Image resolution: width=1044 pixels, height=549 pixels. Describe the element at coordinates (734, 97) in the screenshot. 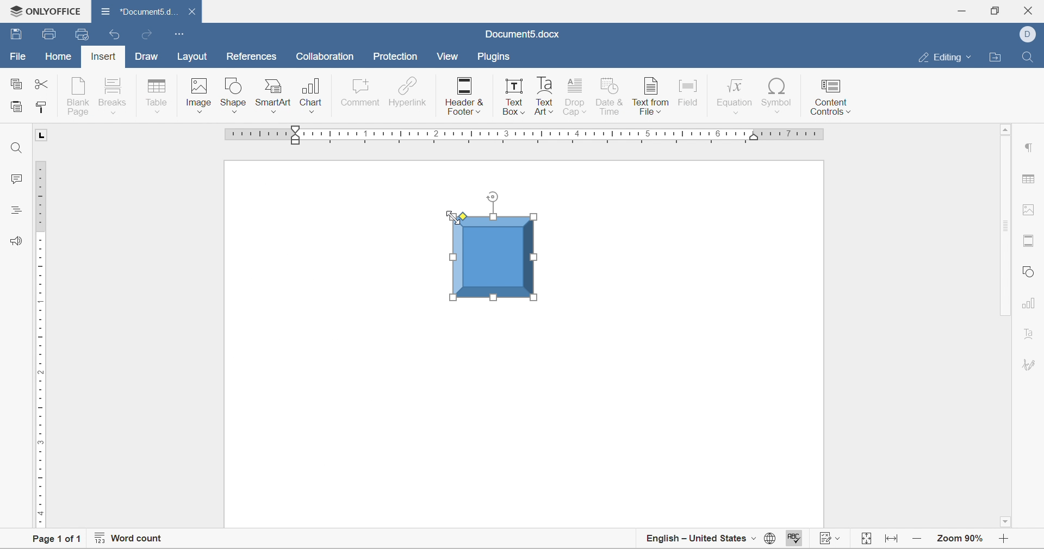

I see `equation` at that location.